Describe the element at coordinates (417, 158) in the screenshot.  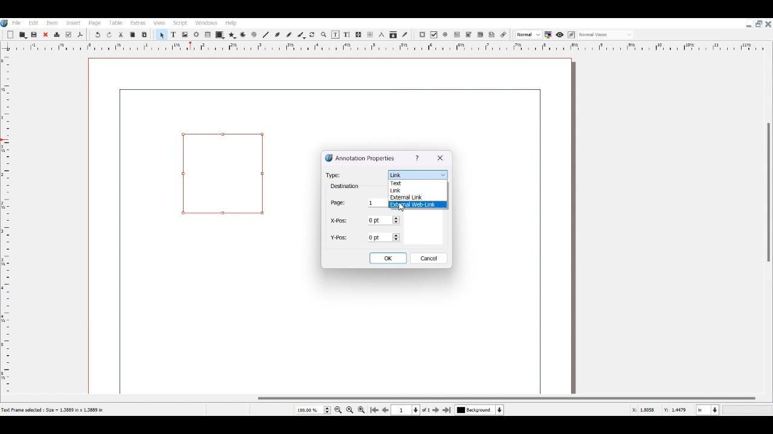
I see `Info` at that location.